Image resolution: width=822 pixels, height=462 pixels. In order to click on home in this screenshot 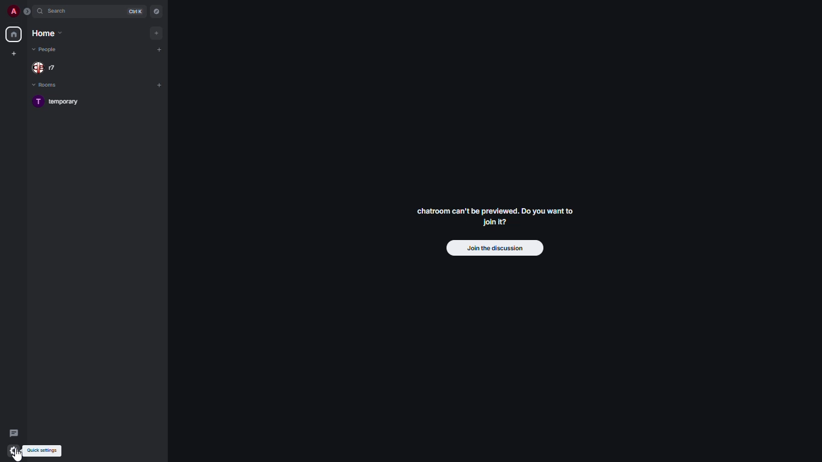, I will do `click(13, 34)`.